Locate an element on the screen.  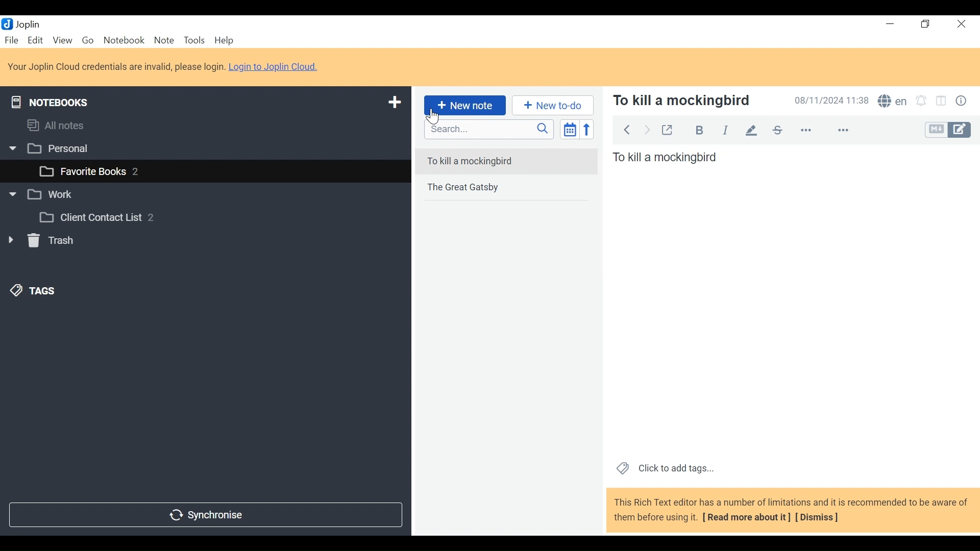
Reverse sort order is located at coordinates (587, 130).